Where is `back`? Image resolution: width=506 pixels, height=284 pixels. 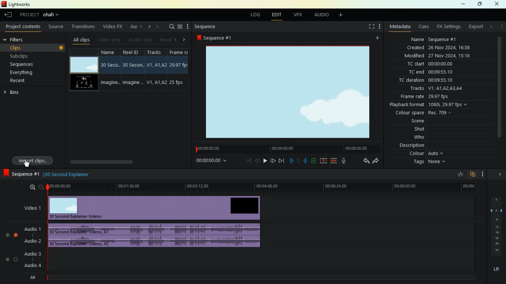
back is located at coordinates (364, 161).